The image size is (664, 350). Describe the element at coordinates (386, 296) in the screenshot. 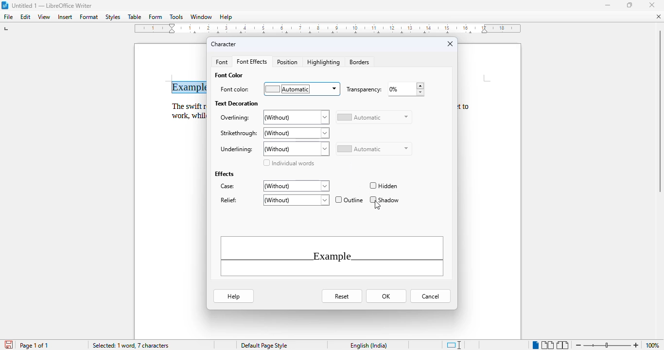

I see `OK` at that location.